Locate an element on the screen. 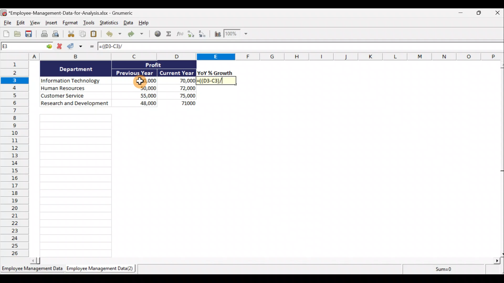  Print preview is located at coordinates (56, 34).